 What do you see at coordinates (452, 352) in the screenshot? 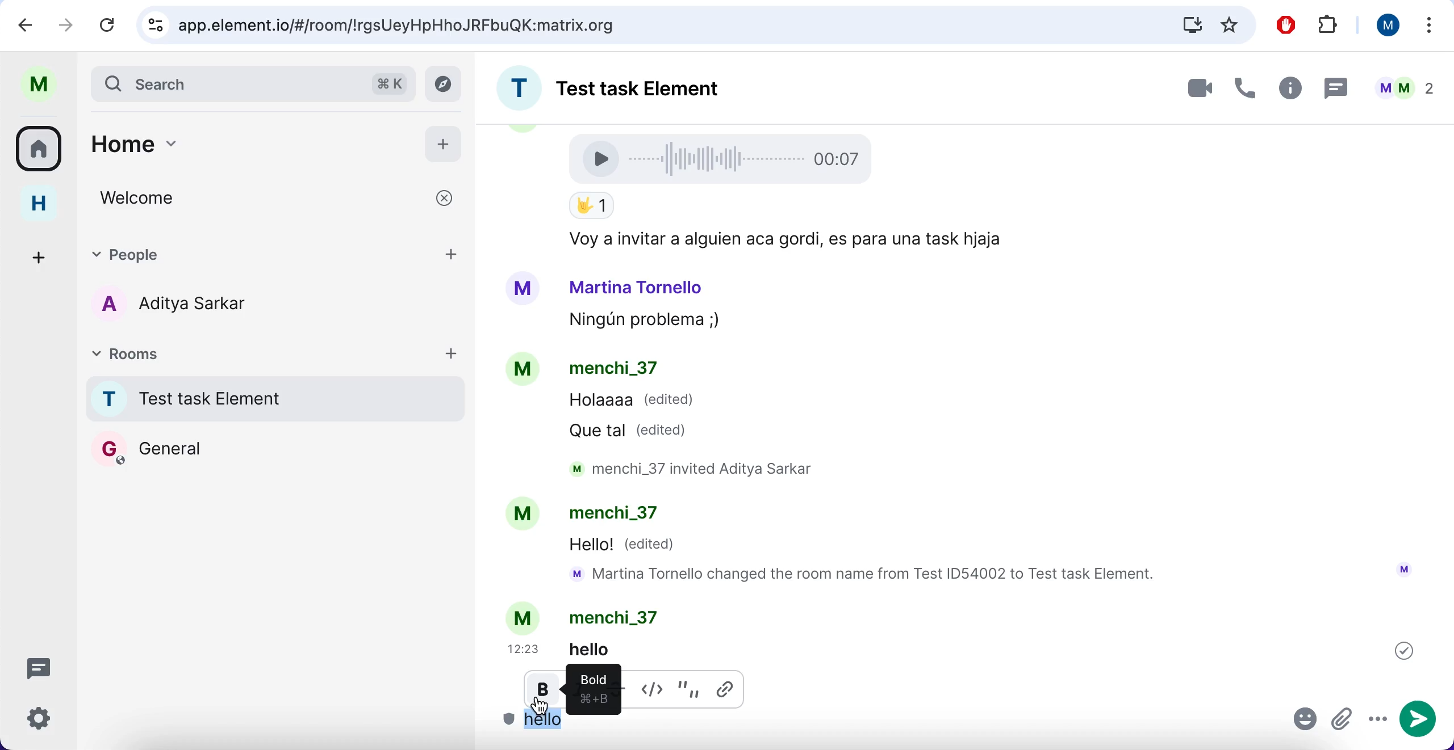
I see `add` at bounding box center [452, 352].